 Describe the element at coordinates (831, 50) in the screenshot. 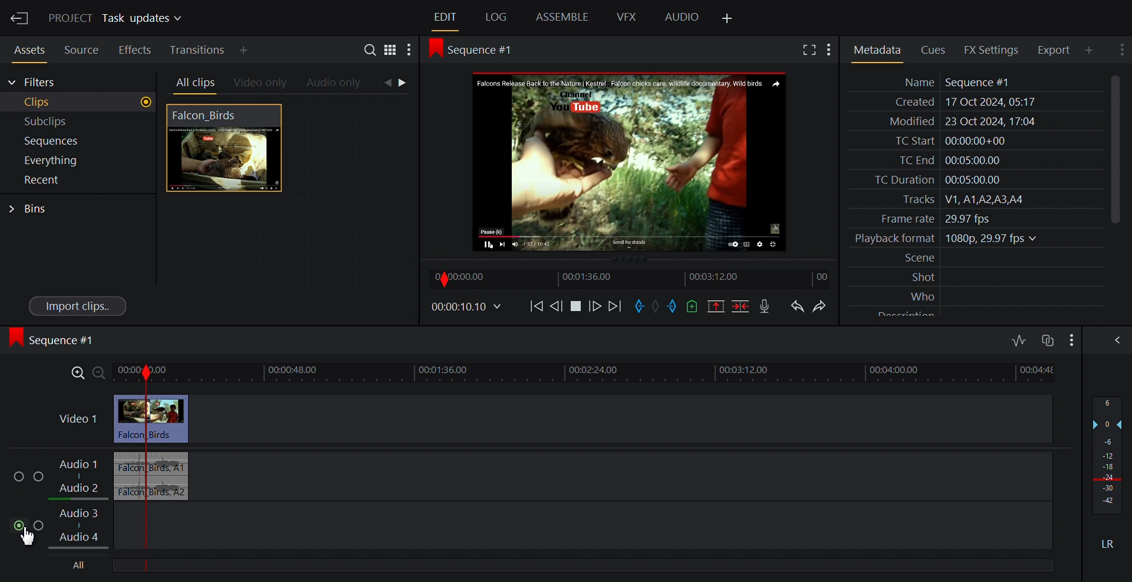

I see `Show settings menu` at that location.